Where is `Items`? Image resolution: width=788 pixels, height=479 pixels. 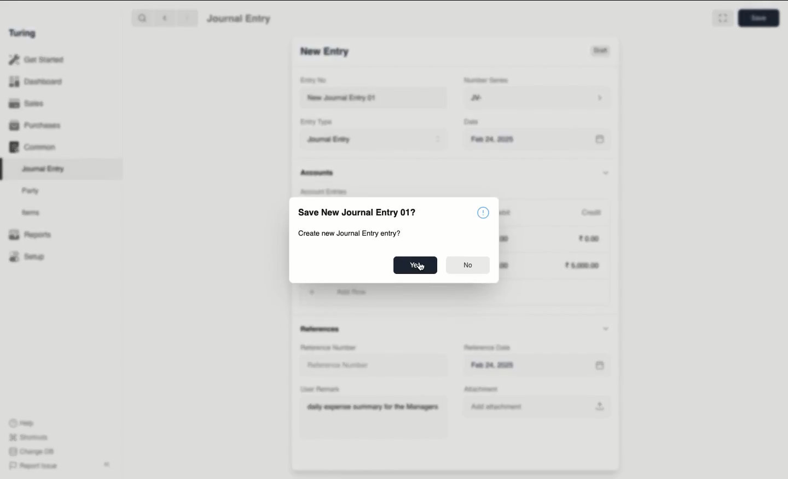 Items is located at coordinates (31, 212).